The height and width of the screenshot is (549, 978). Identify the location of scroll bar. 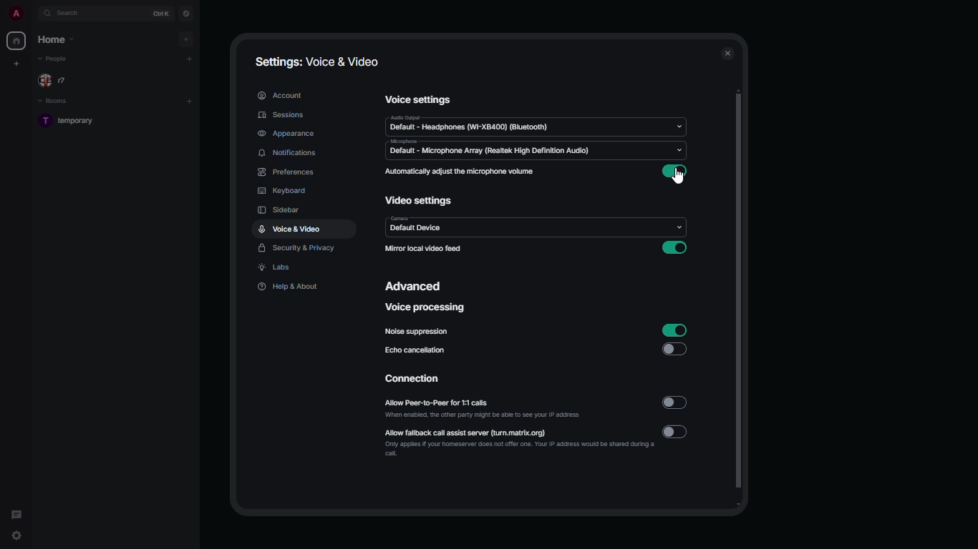
(740, 296).